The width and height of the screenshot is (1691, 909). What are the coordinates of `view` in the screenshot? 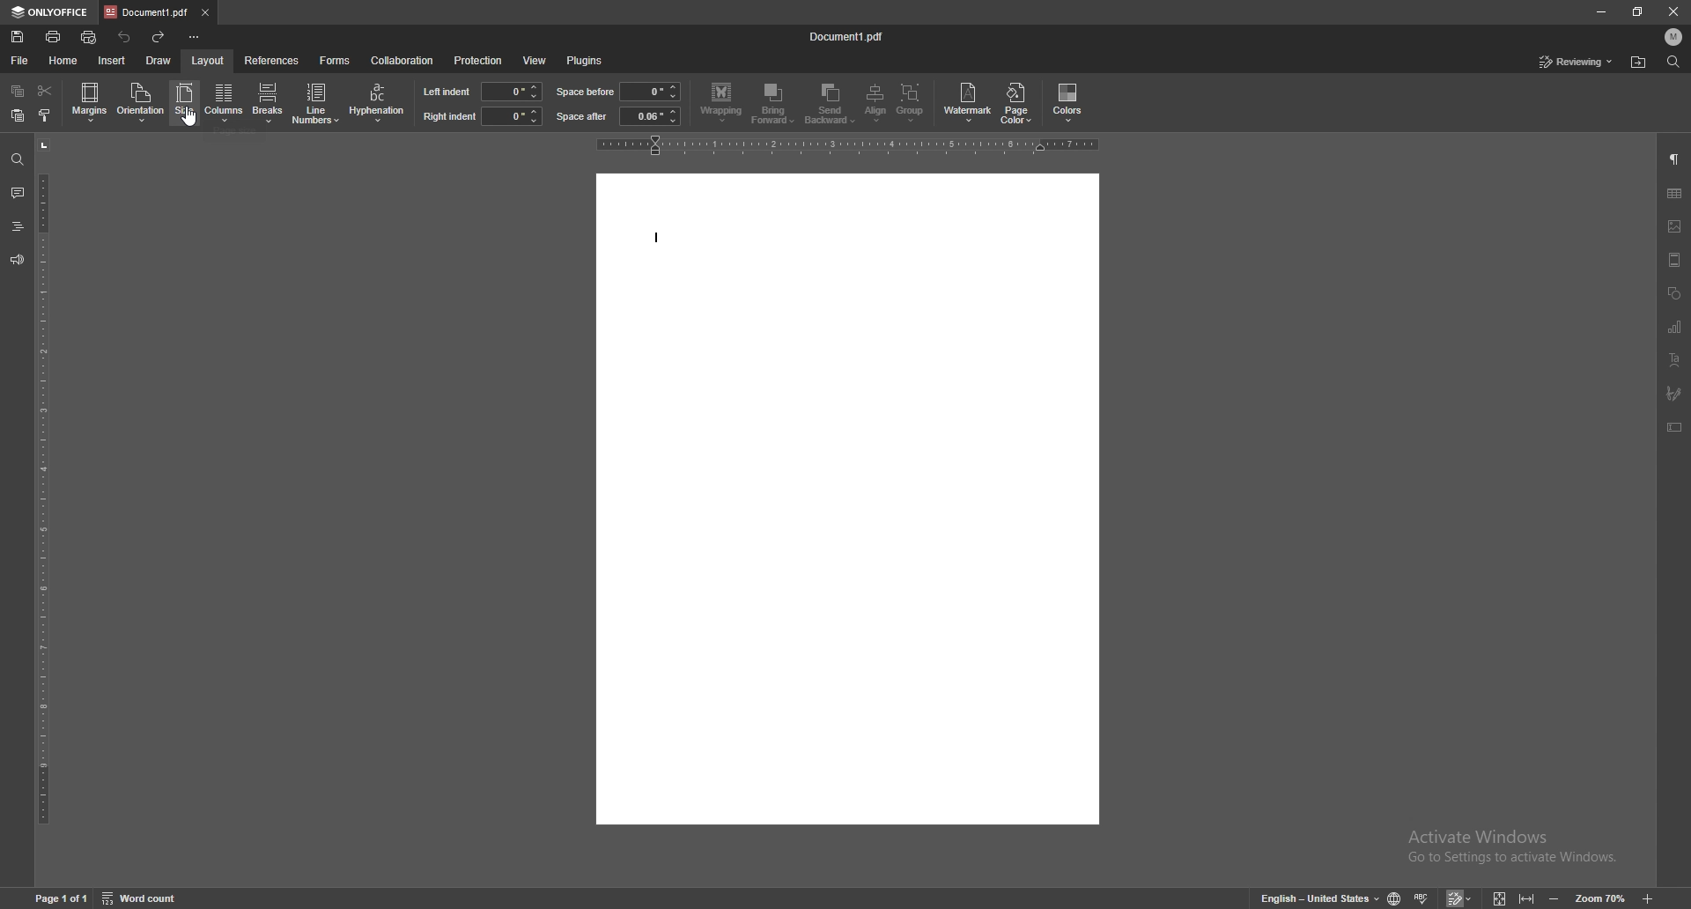 It's located at (534, 62).